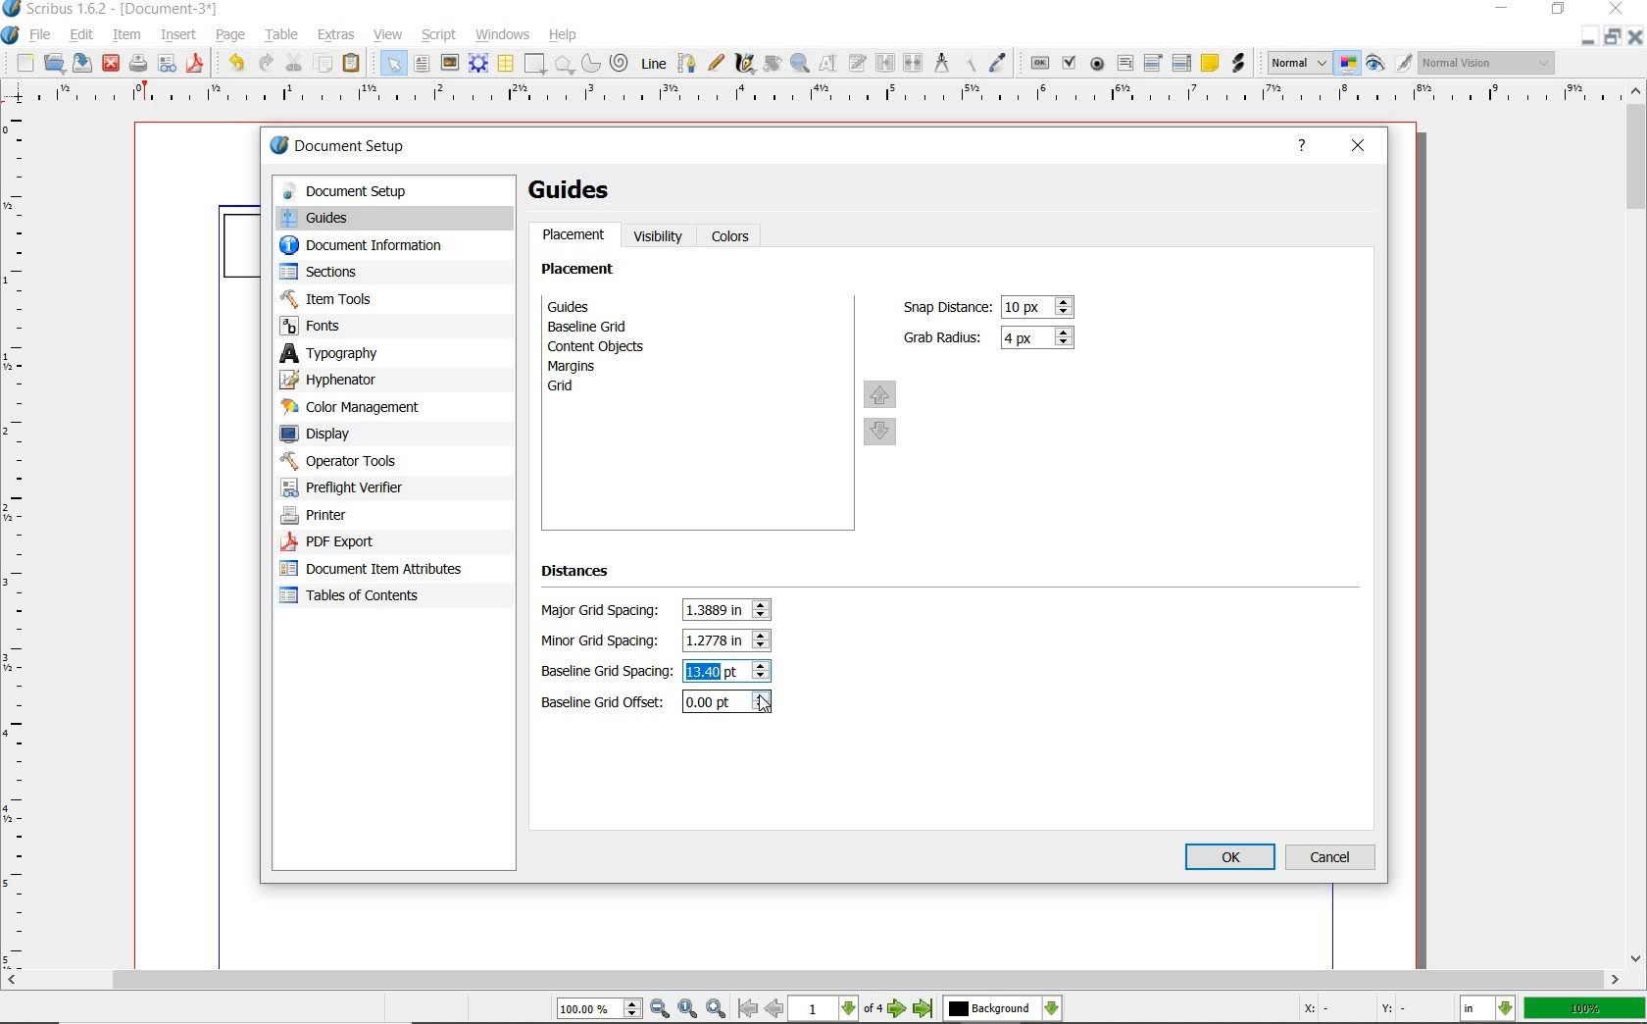 The image size is (1647, 1024). I want to click on ruler, so click(23, 542).